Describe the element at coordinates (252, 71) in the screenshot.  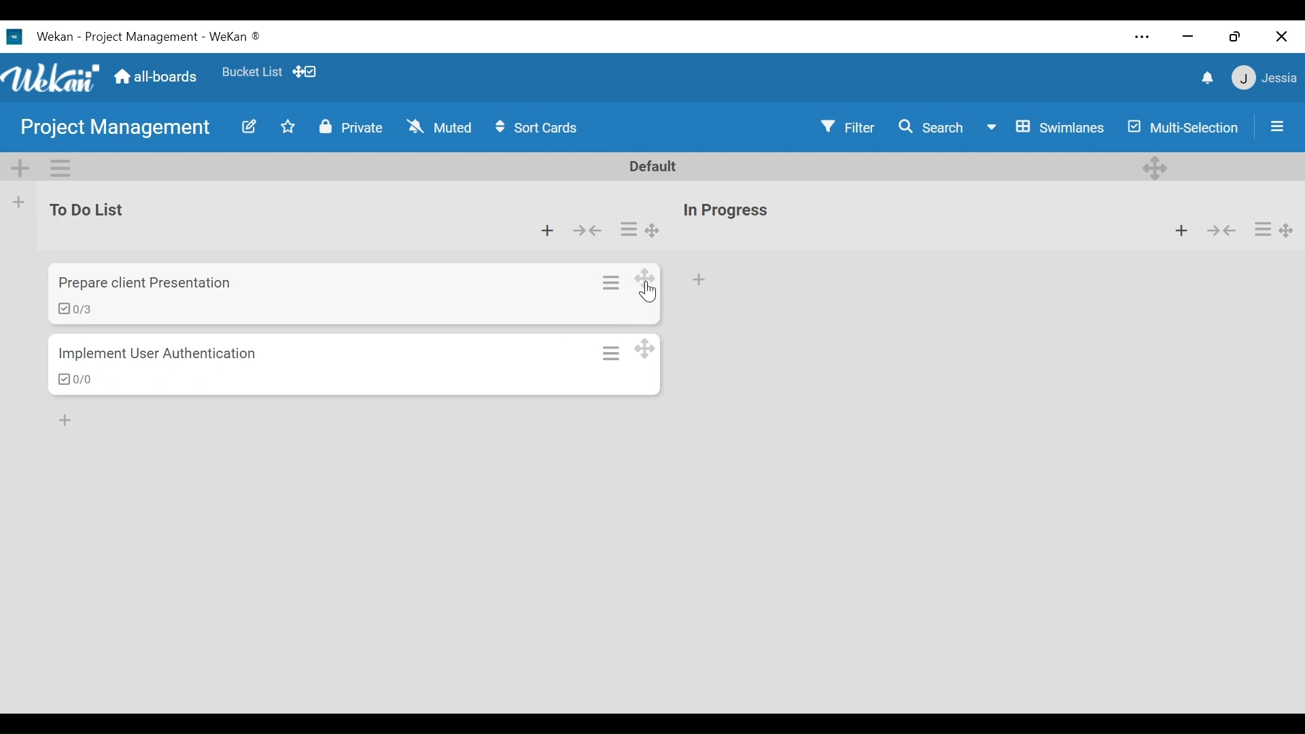
I see `Favorite` at that location.